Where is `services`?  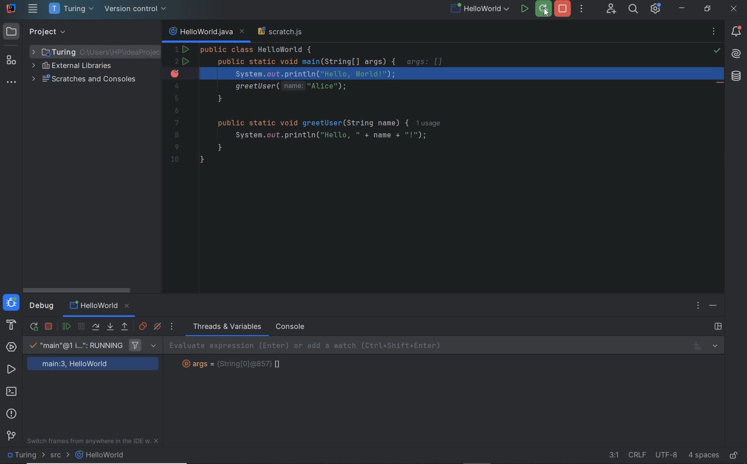 services is located at coordinates (11, 347).